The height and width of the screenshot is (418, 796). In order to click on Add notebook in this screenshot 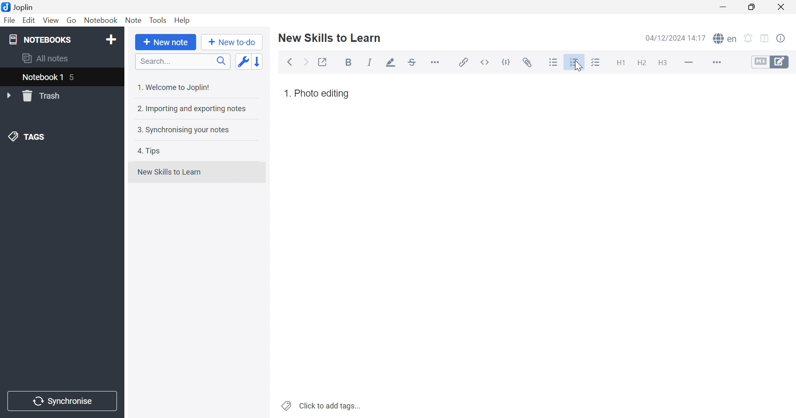, I will do `click(111, 41)`.